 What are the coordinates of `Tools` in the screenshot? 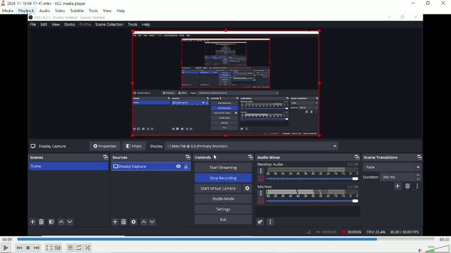 It's located at (93, 11).